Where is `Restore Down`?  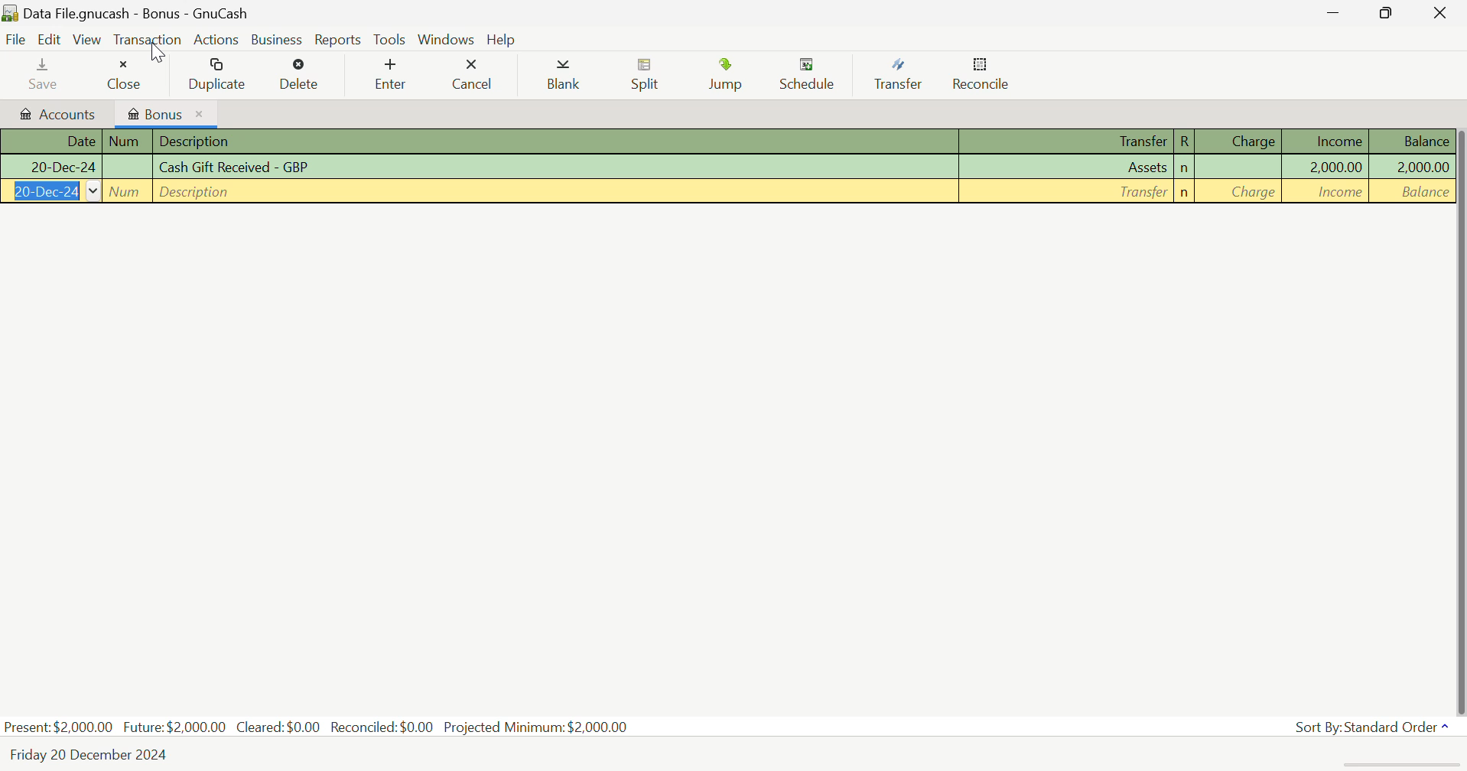 Restore Down is located at coordinates (1336, 12).